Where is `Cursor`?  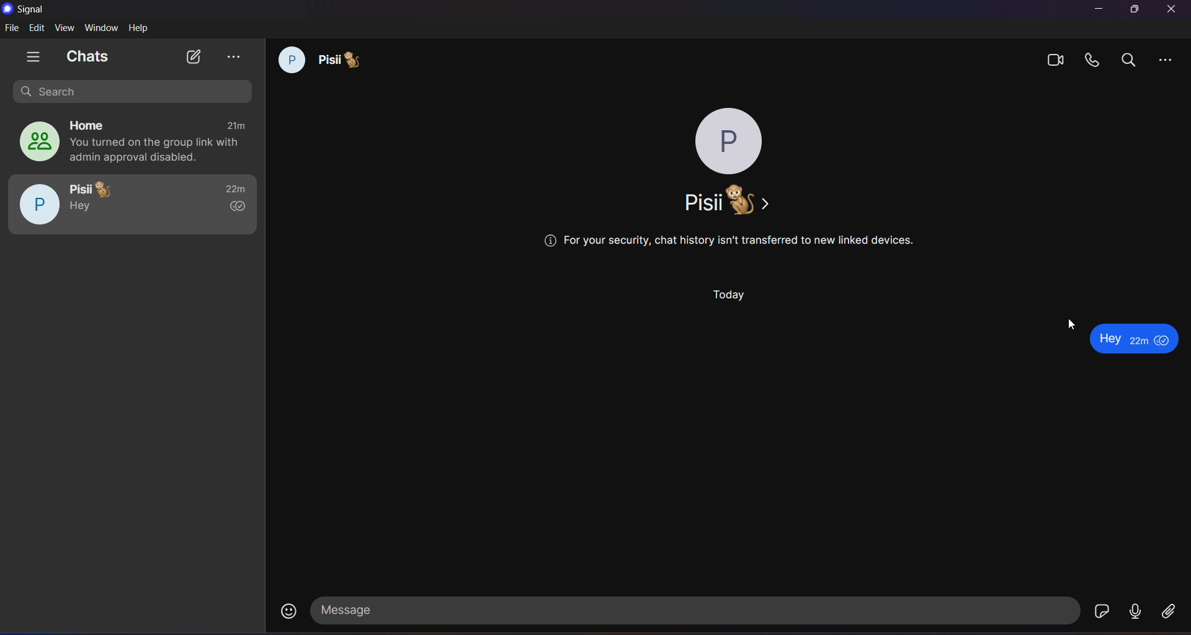
Cursor is located at coordinates (1069, 329).